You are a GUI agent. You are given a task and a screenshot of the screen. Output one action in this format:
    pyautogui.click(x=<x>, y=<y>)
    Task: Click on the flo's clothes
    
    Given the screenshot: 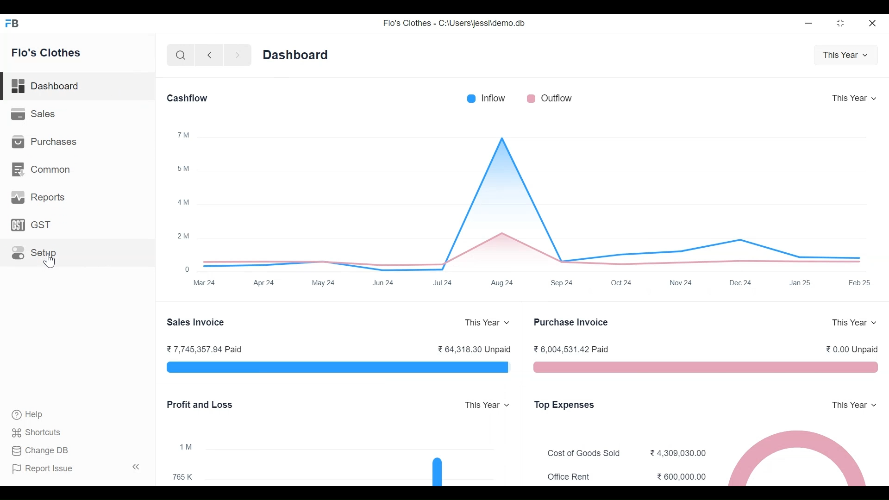 What is the action you would take?
    pyautogui.click(x=46, y=52)
    